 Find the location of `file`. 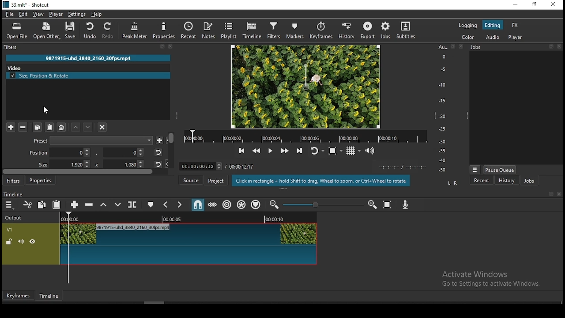

file is located at coordinates (8, 14).